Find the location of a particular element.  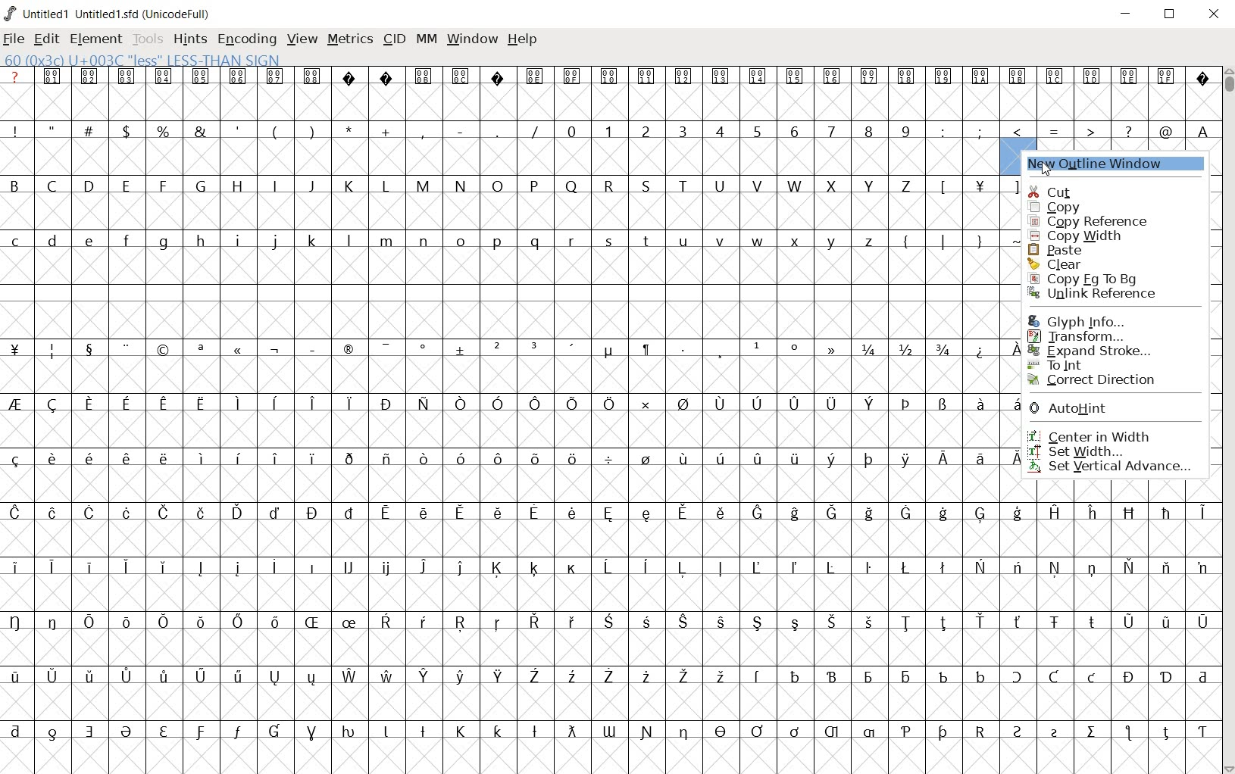

element is located at coordinates (96, 39).